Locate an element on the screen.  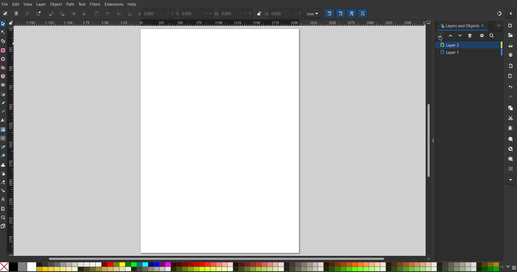
Gradient Tool is located at coordinates (4, 129).